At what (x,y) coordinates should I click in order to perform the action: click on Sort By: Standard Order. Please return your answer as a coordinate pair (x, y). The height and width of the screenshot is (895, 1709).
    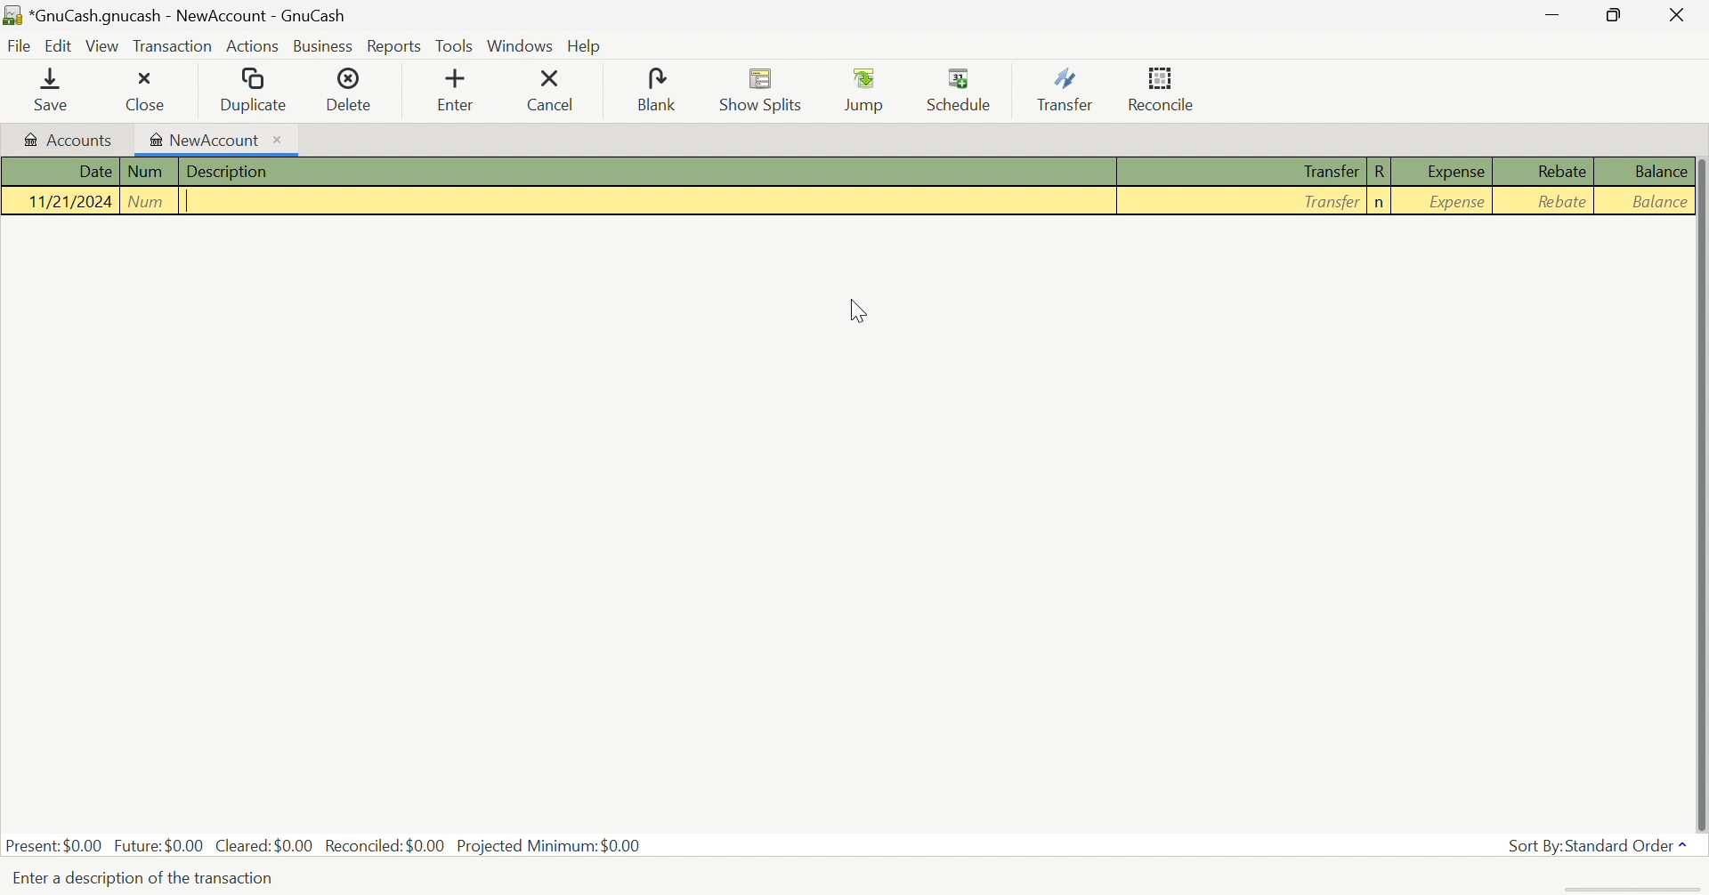
    Looking at the image, I should click on (1596, 845).